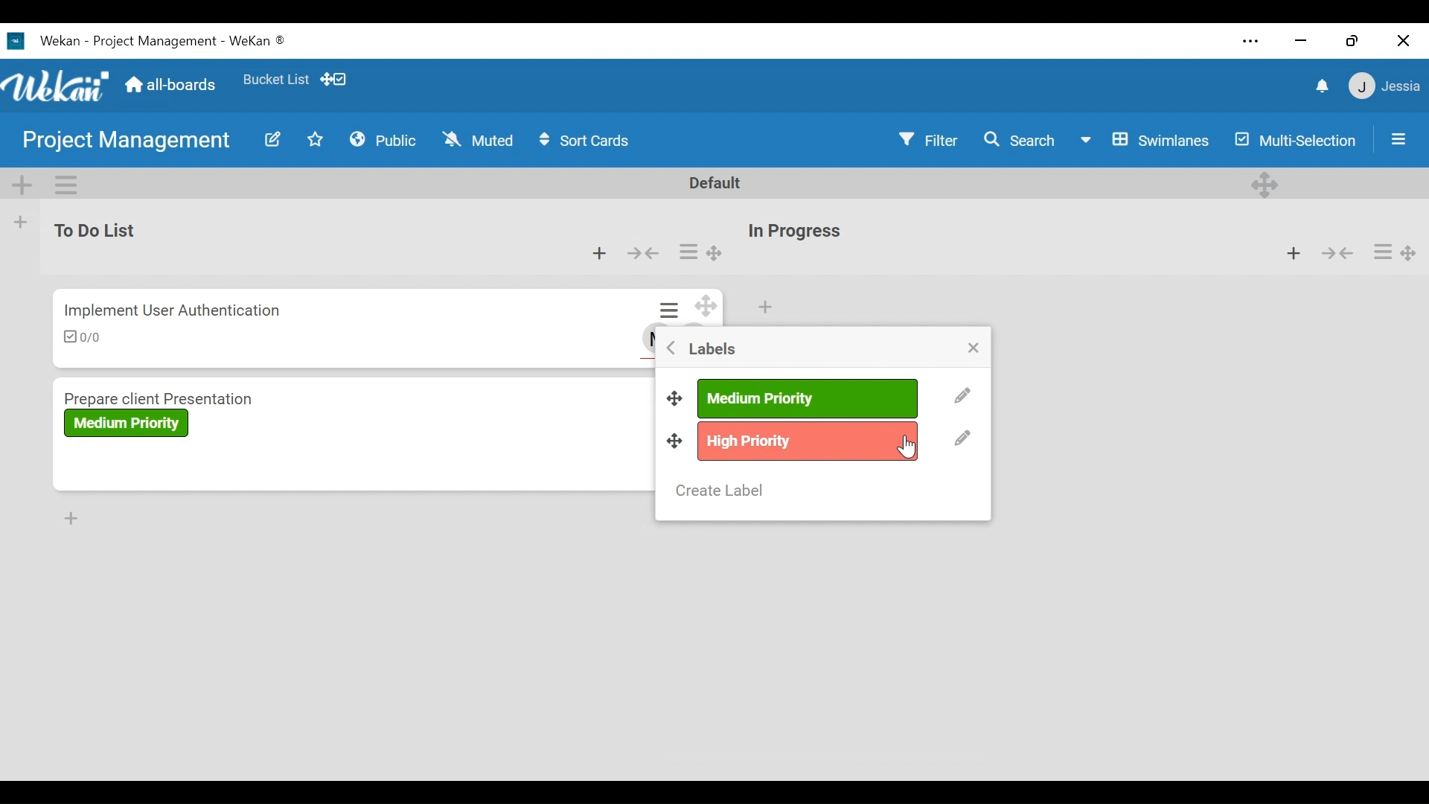 The width and height of the screenshot is (1429, 804). Describe the element at coordinates (715, 255) in the screenshot. I see `Desktop drag handle` at that location.